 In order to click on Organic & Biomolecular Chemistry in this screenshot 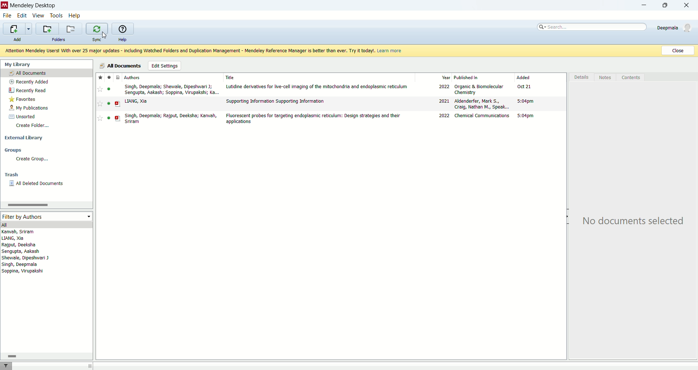, I will do `click(481, 90)`.